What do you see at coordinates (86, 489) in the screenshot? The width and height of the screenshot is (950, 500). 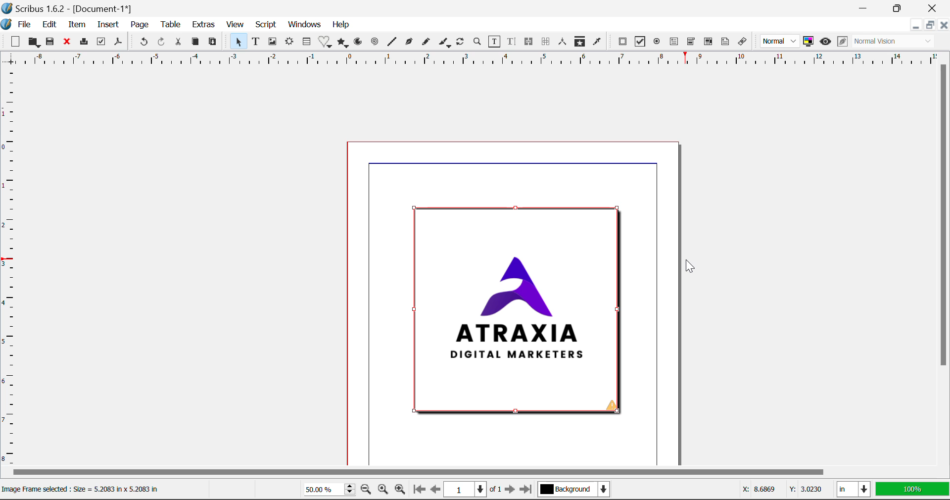 I see `Image Frame selected : Size = 5.2083 in x 5.2083 in` at bounding box center [86, 489].